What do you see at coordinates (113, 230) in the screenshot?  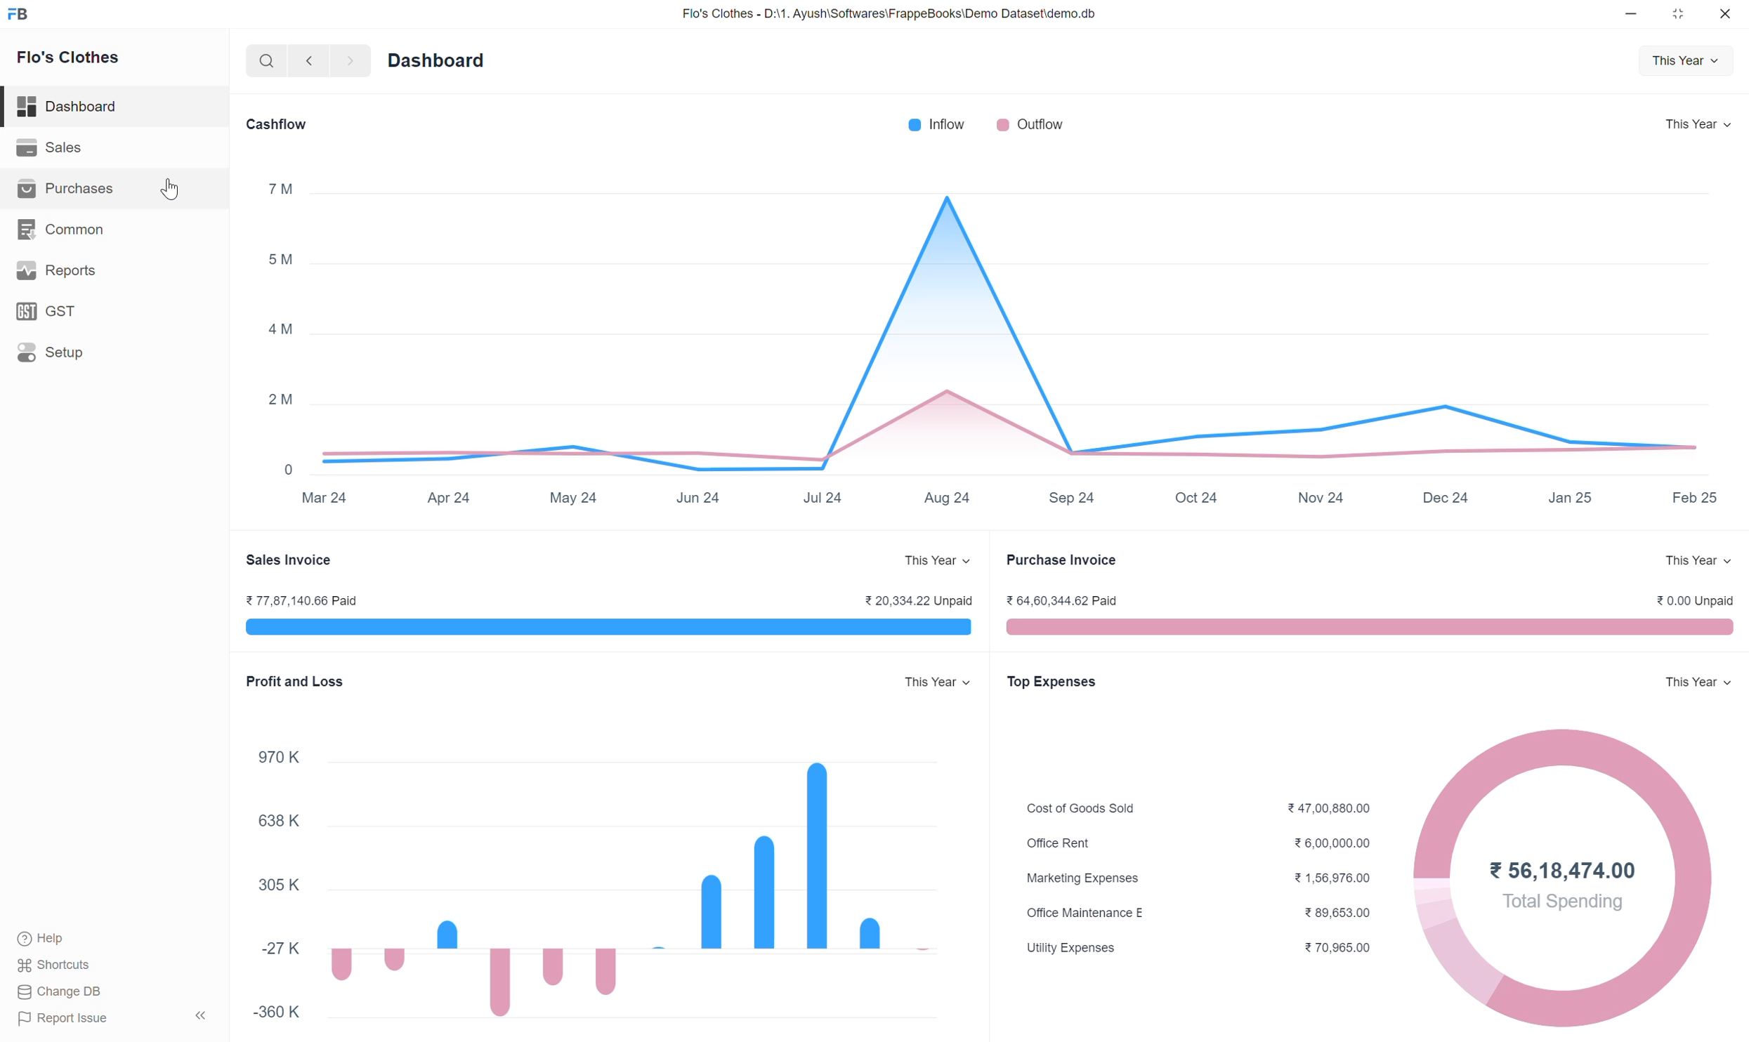 I see `Common` at bounding box center [113, 230].